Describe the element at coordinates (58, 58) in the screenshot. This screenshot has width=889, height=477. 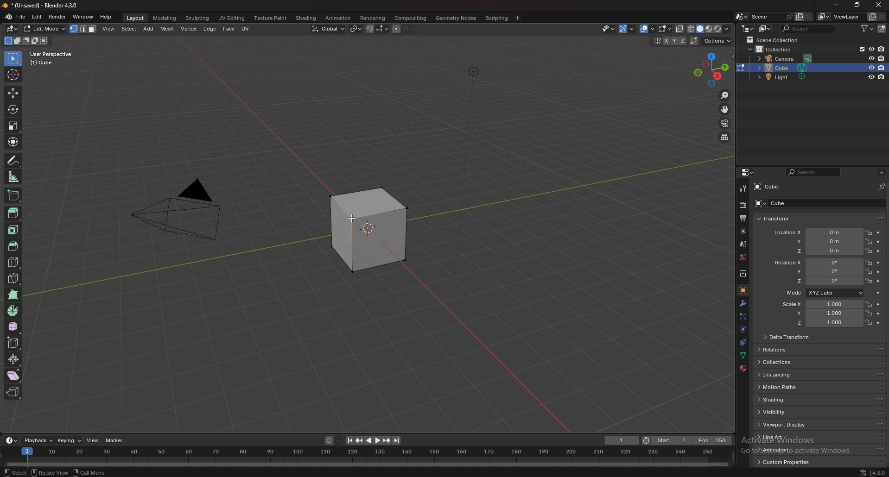
I see `user perspective` at that location.